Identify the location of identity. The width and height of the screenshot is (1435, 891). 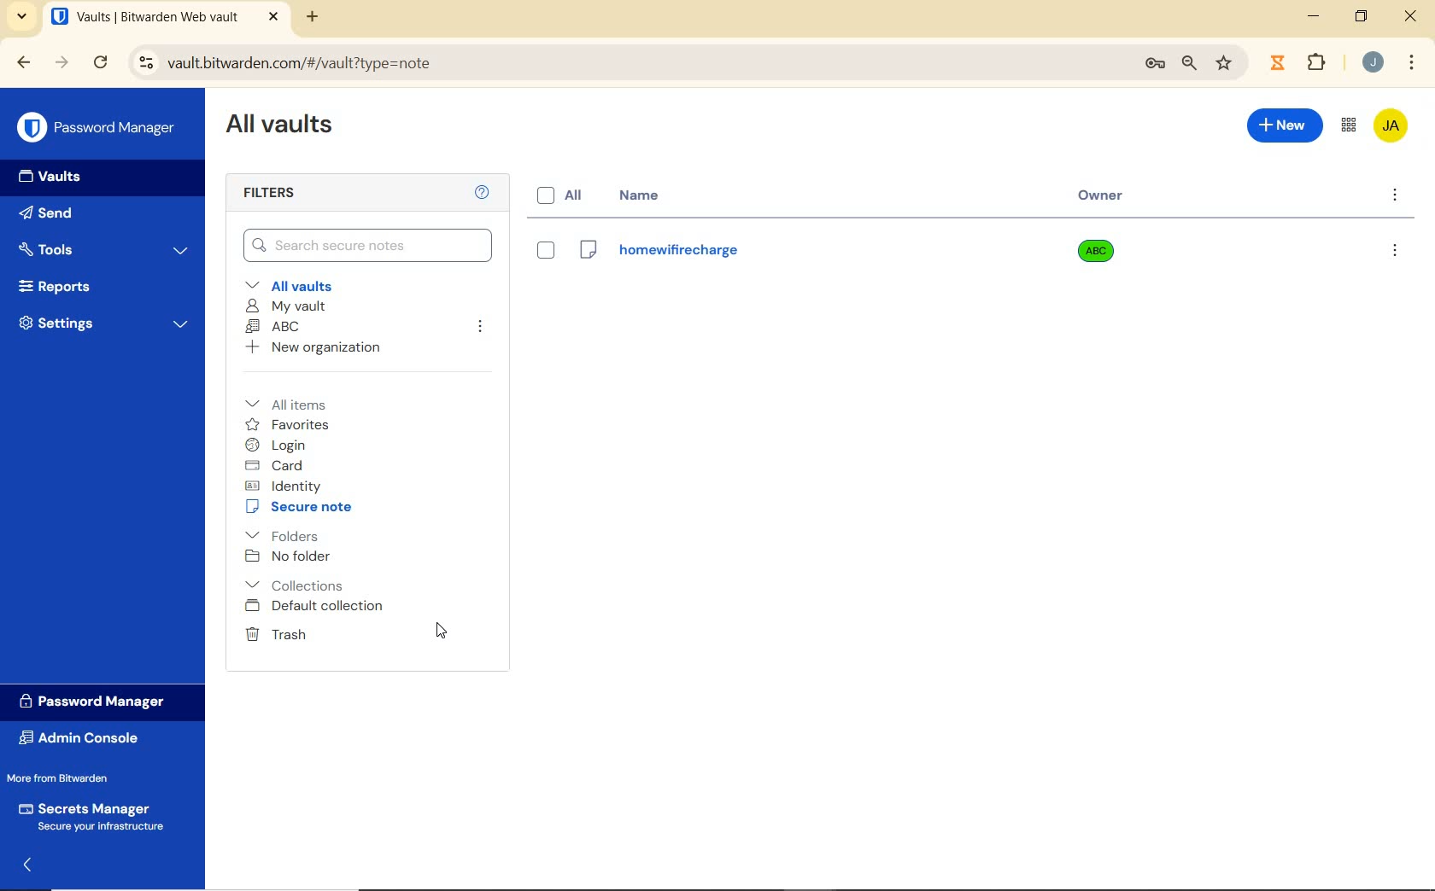
(283, 485).